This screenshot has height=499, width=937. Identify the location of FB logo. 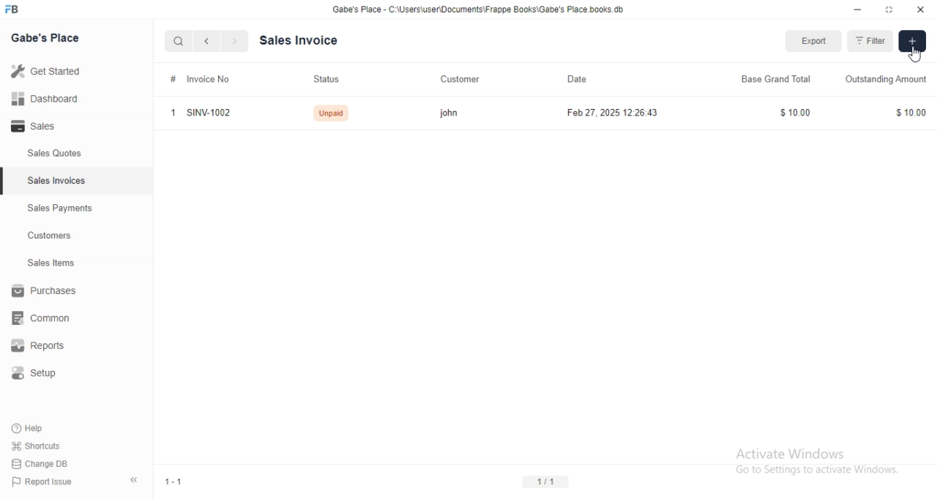
(22, 10).